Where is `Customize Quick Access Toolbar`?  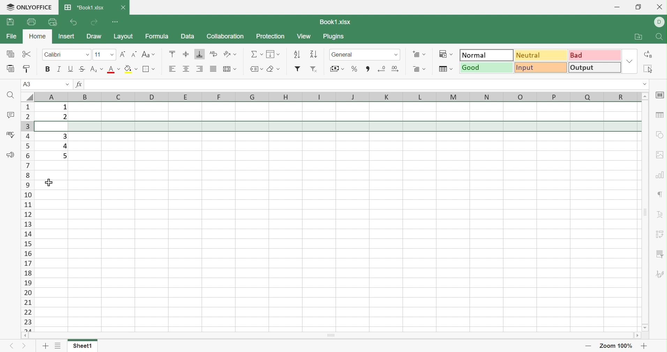 Customize Quick Access Toolbar is located at coordinates (115, 22).